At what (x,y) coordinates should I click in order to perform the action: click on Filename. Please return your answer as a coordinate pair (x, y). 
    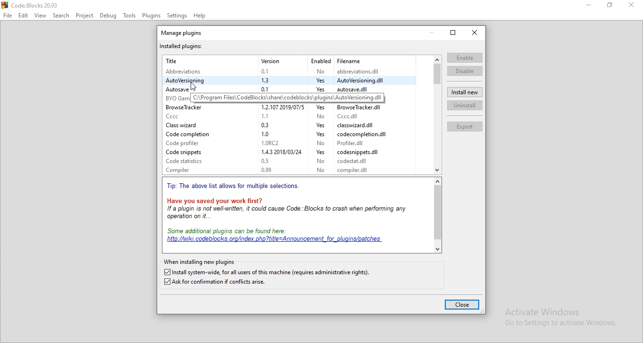
    Looking at the image, I should click on (349, 60).